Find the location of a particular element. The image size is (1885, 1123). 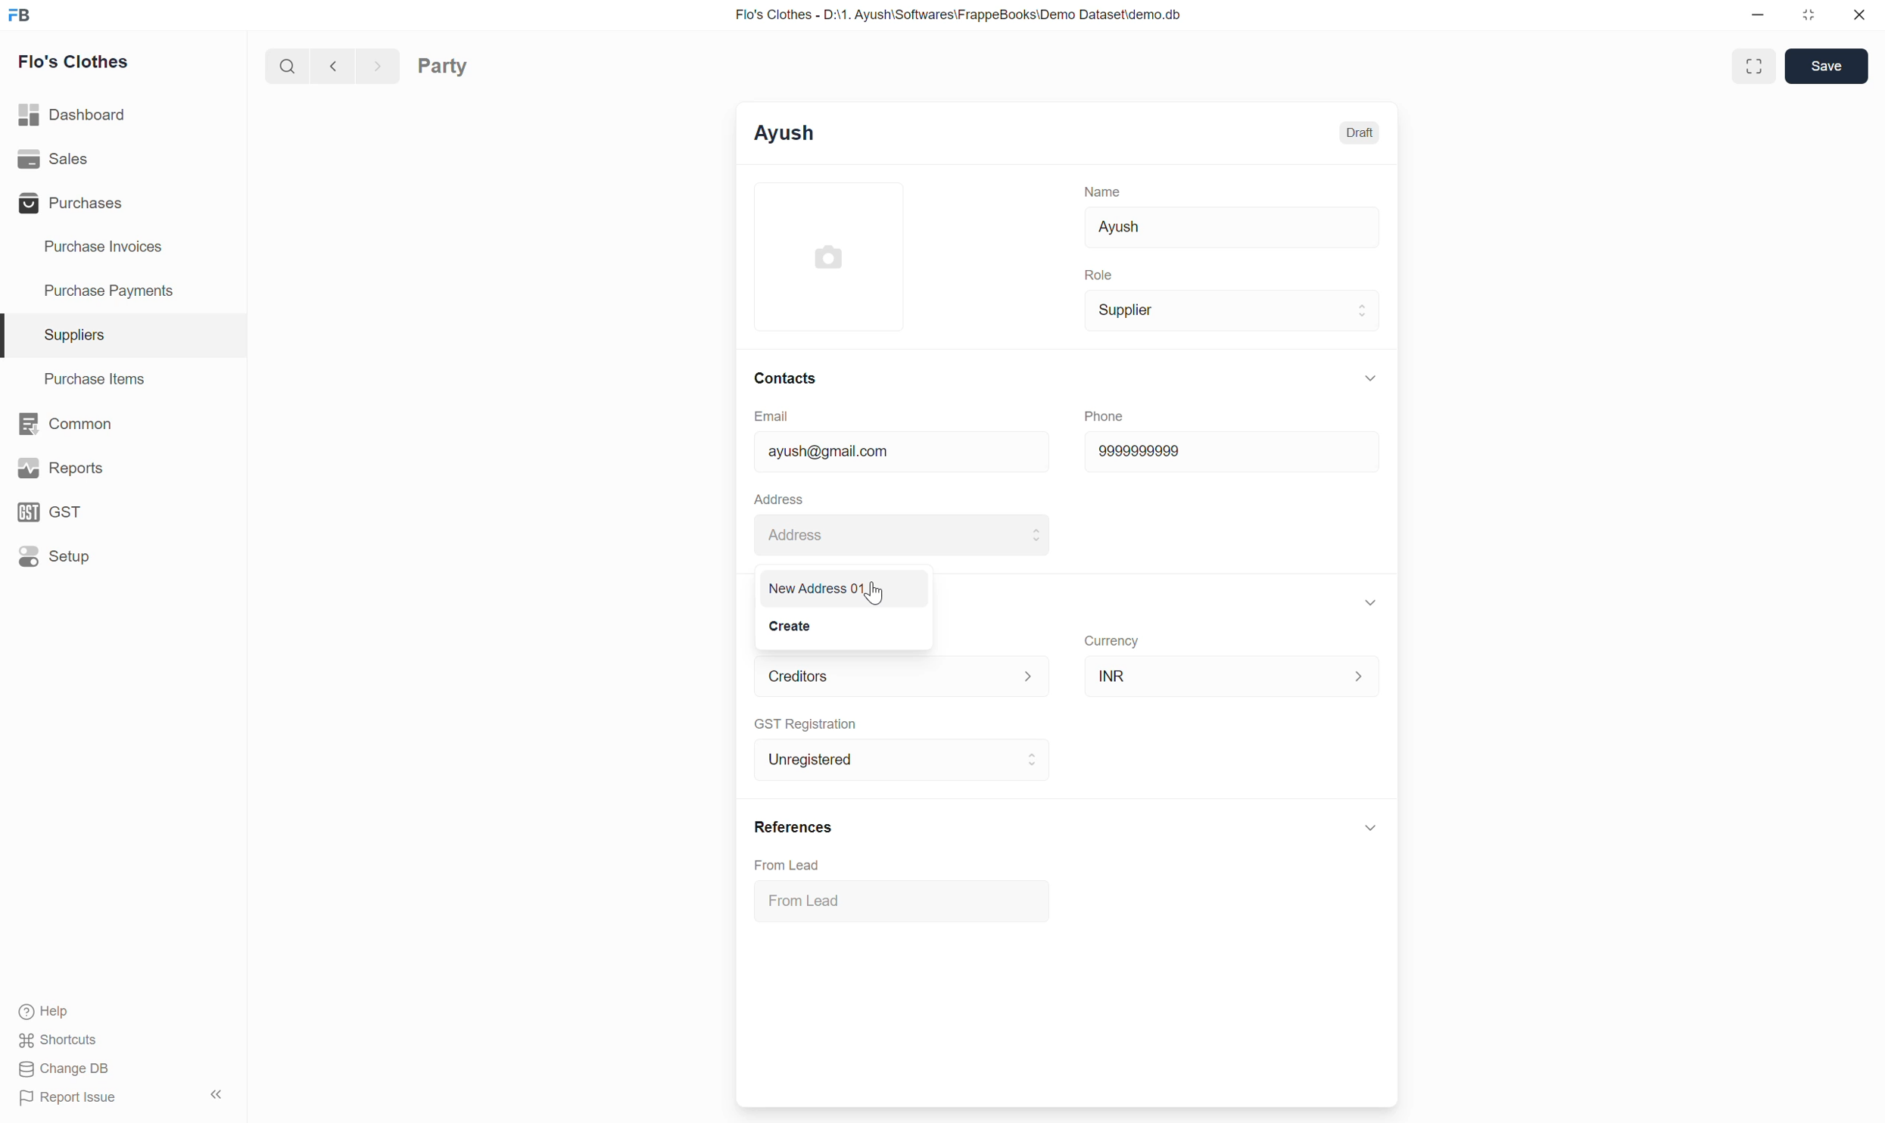

Change dimension is located at coordinates (1809, 15).